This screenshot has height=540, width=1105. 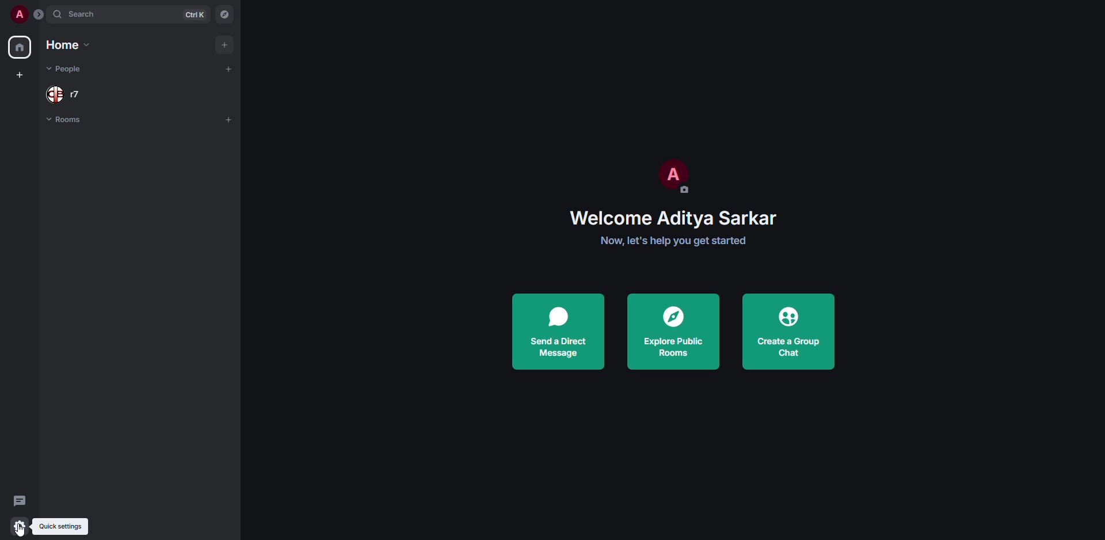 I want to click on welcome, so click(x=673, y=218).